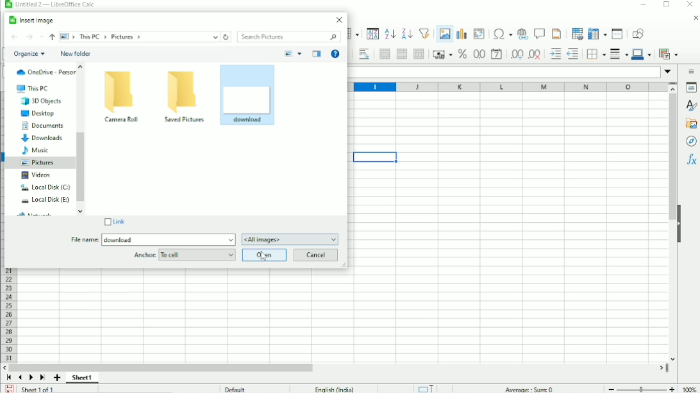 This screenshot has height=393, width=700. I want to click on Column headings, so click(508, 86).